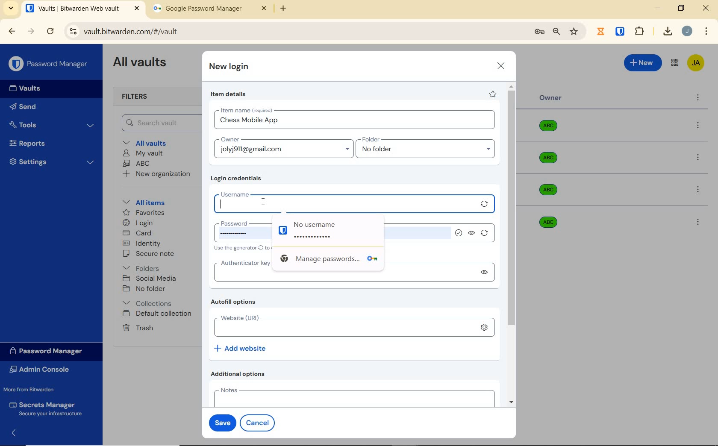 This screenshot has height=446, width=718. Describe the element at coordinates (687, 31) in the screenshot. I see `Account` at that location.